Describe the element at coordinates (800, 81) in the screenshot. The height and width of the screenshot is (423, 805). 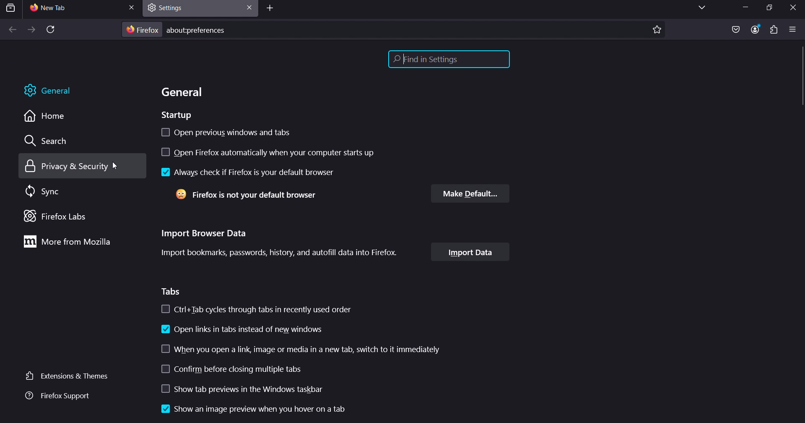
I see `cursor` at that location.